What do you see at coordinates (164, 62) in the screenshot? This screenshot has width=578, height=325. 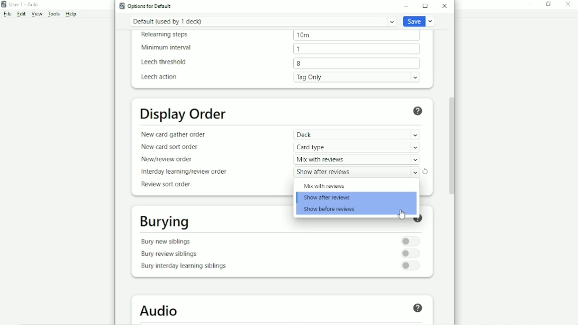 I see `Leech threshold` at bounding box center [164, 62].